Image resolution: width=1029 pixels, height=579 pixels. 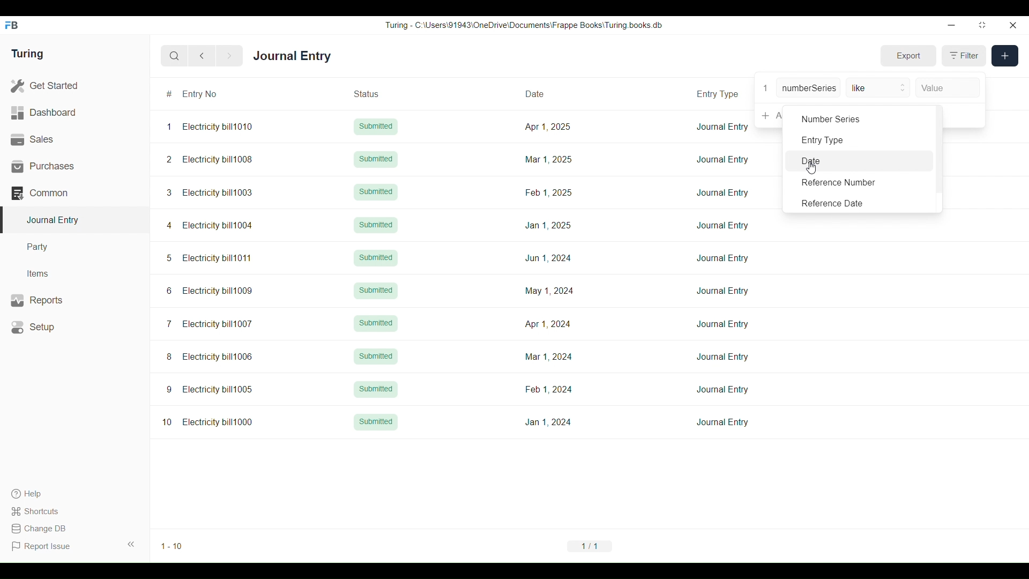 I want to click on Submitted, so click(x=376, y=389).